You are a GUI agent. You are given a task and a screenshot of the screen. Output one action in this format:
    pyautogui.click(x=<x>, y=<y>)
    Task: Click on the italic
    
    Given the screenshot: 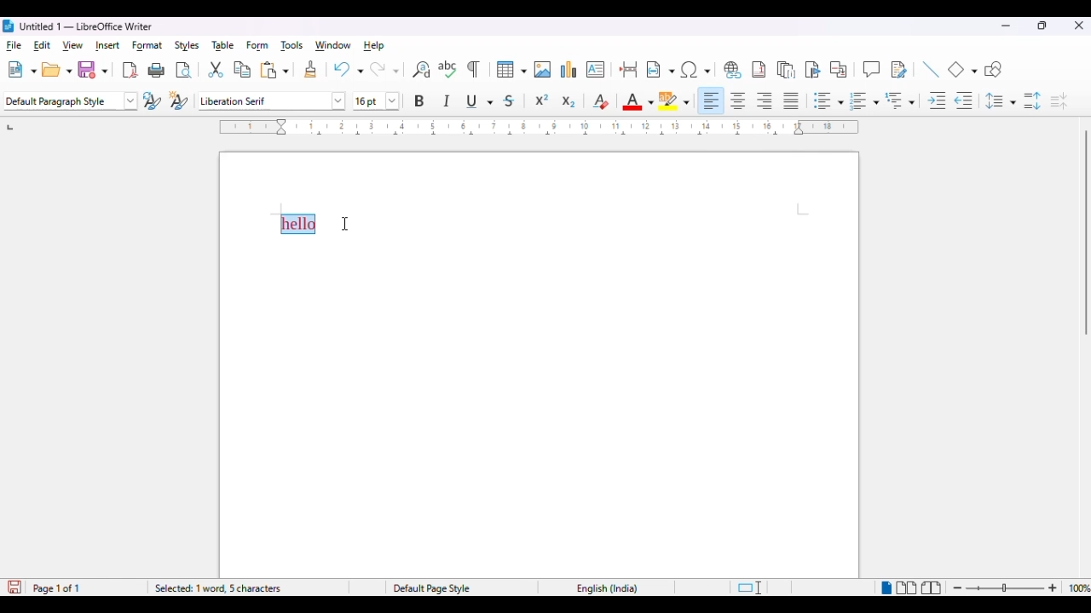 What is the action you would take?
    pyautogui.click(x=447, y=100)
    